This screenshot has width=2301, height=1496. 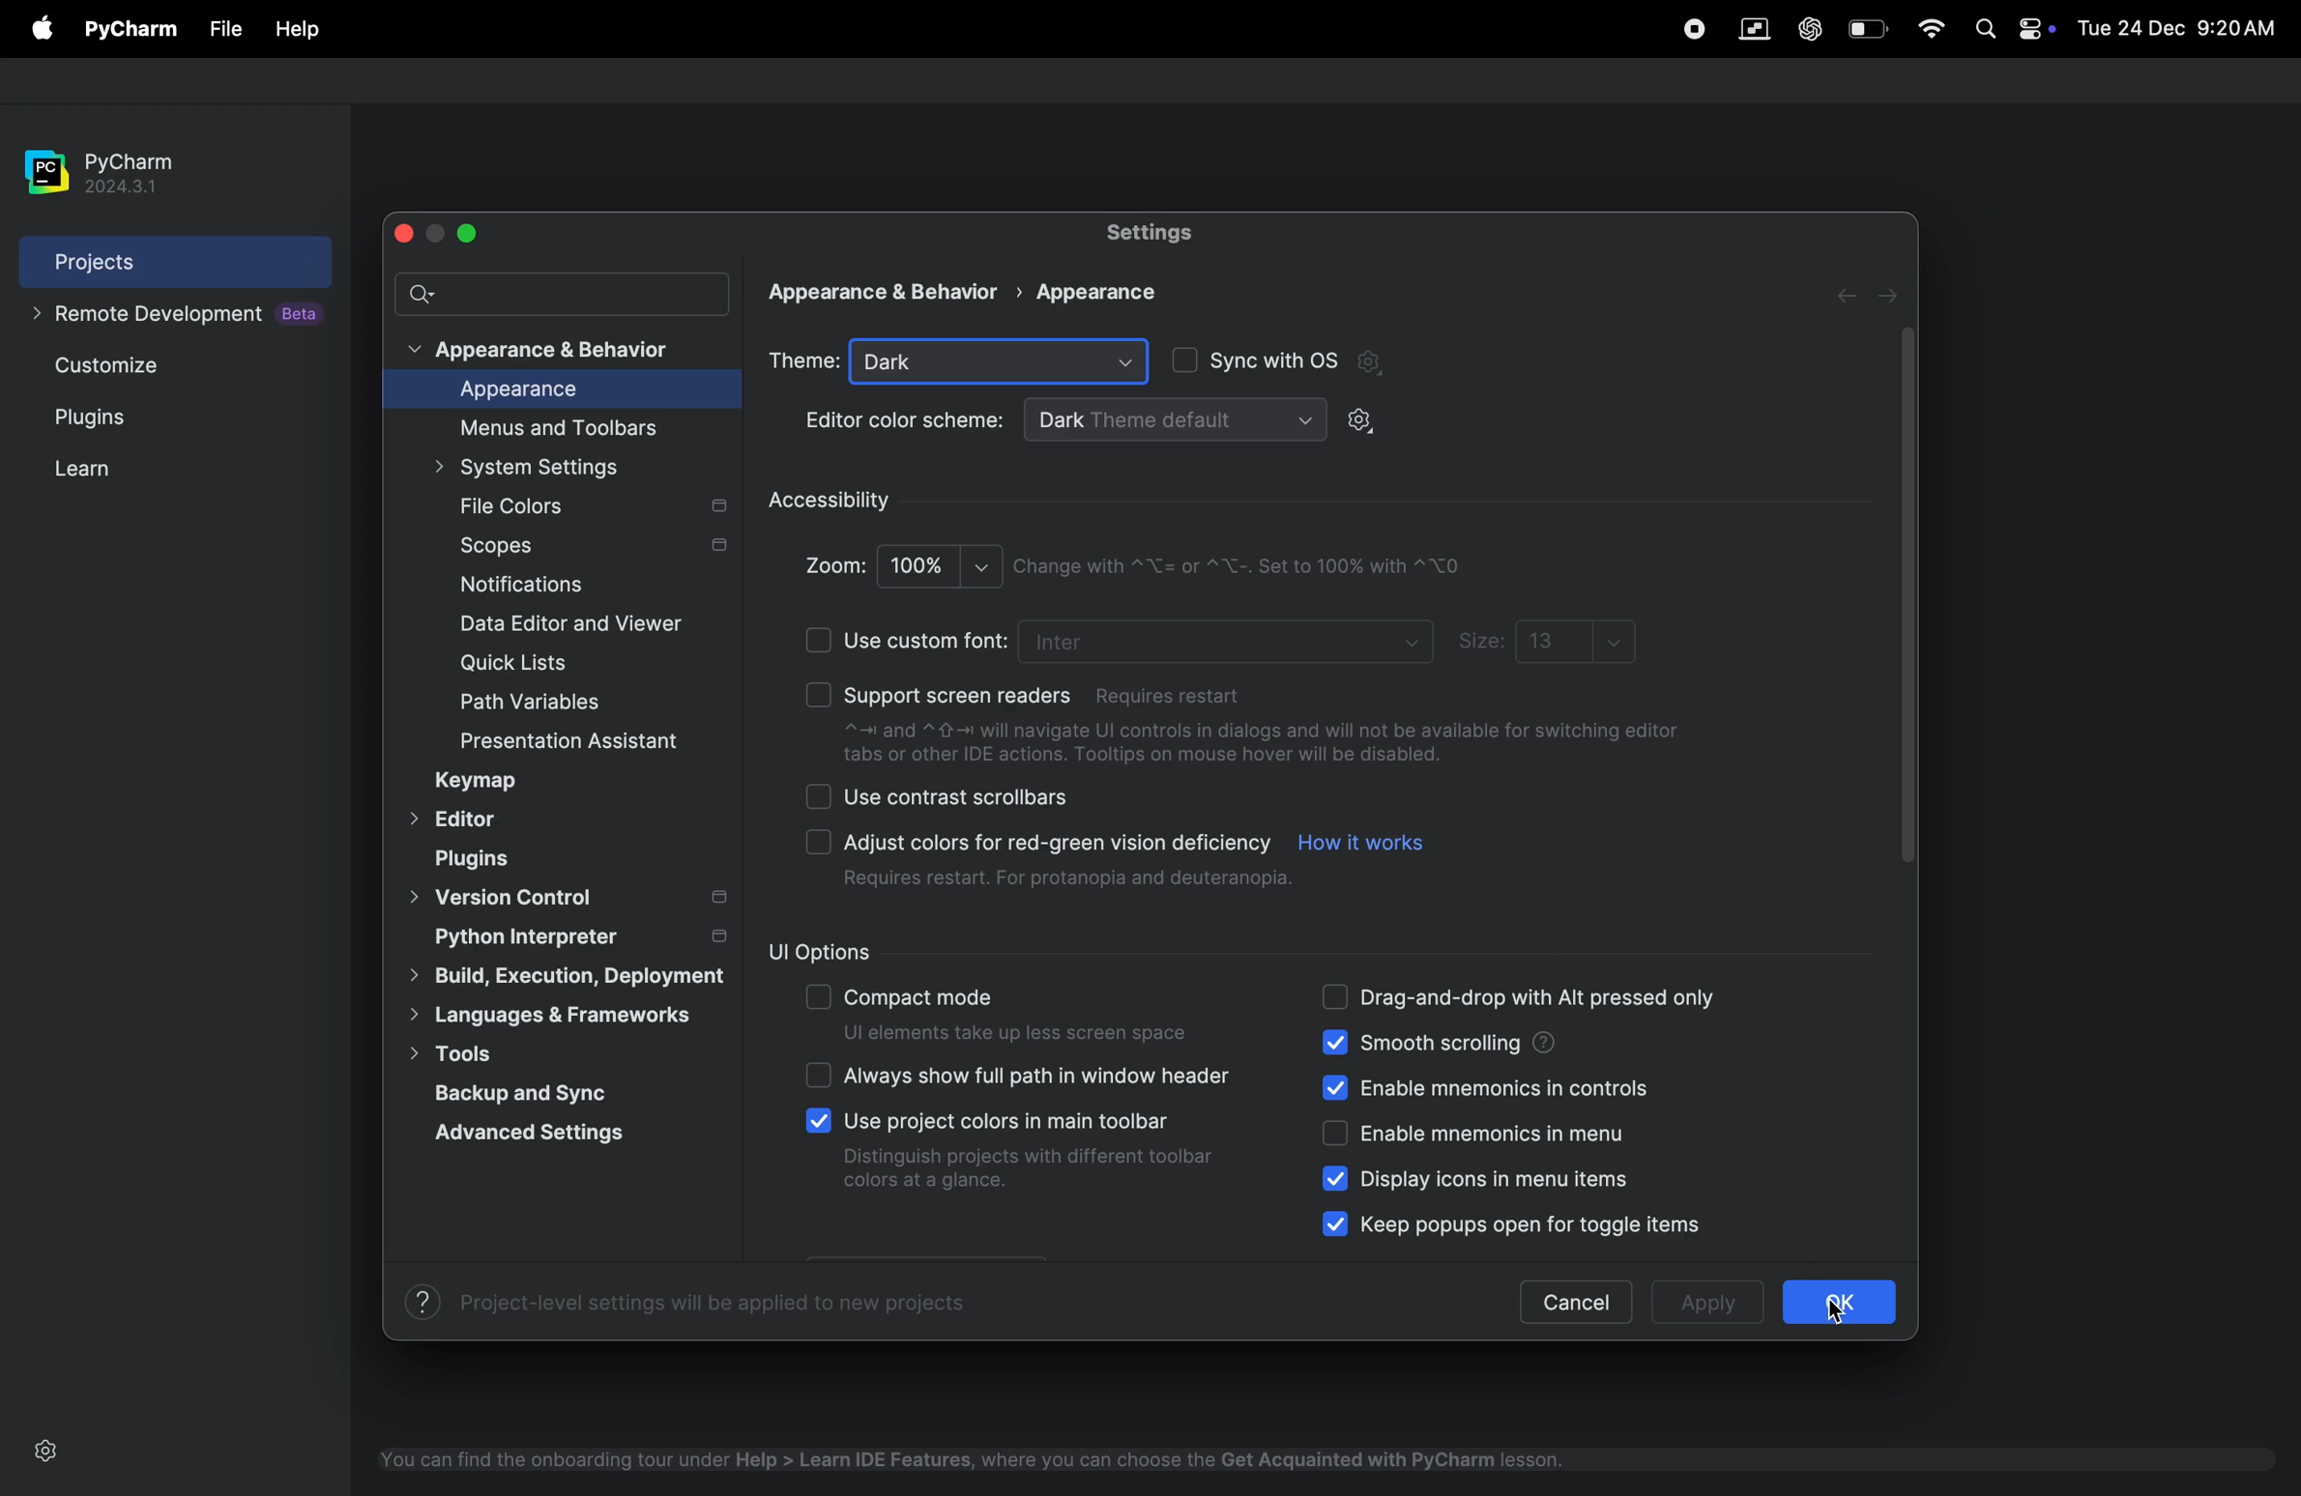 I want to click on checkbox, so click(x=1336, y=1135).